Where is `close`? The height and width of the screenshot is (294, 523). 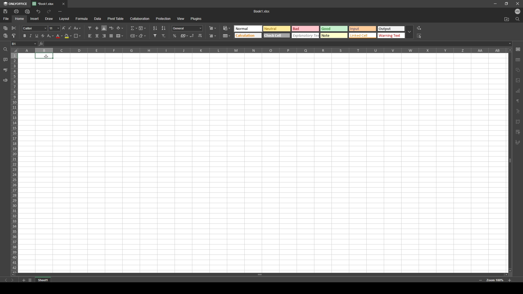 close is located at coordinates (517, 4).